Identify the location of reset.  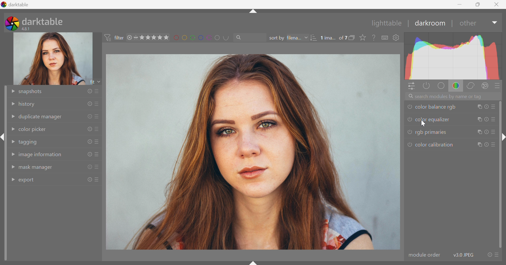
(90, 91).